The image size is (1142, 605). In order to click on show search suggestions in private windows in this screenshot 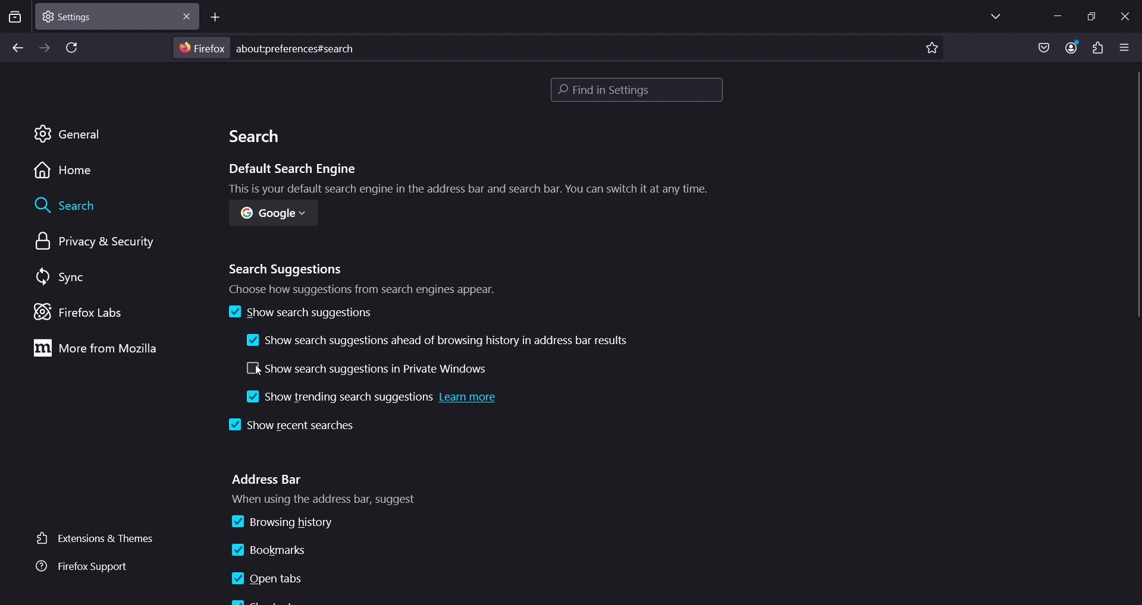, I will do `click(363, 368)`.